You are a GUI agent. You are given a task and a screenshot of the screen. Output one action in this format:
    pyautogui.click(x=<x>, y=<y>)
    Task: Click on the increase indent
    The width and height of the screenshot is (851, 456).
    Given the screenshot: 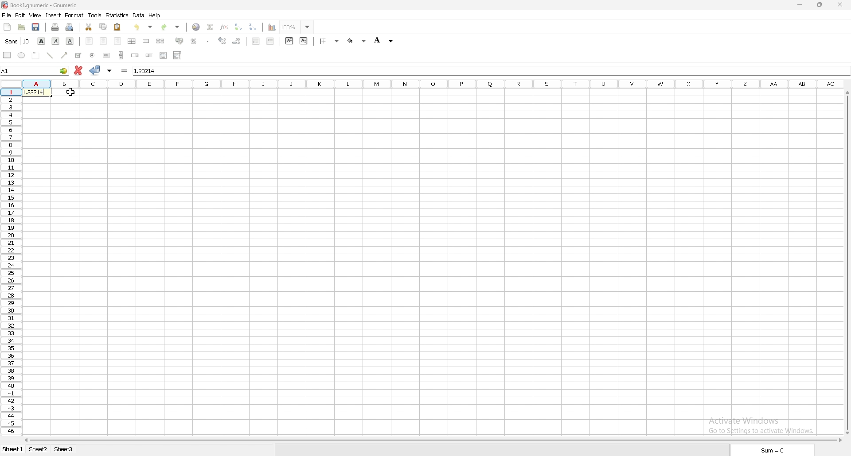 What is the action you would take?
    pyautogui.click(x=270, y=42)
    